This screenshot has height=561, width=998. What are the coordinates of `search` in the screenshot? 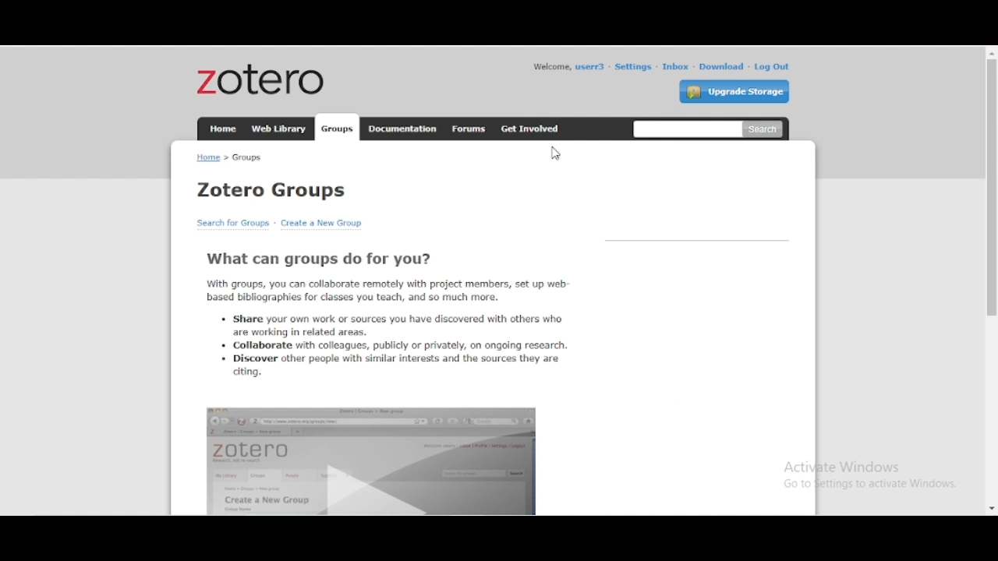 It's located at (706, 129).